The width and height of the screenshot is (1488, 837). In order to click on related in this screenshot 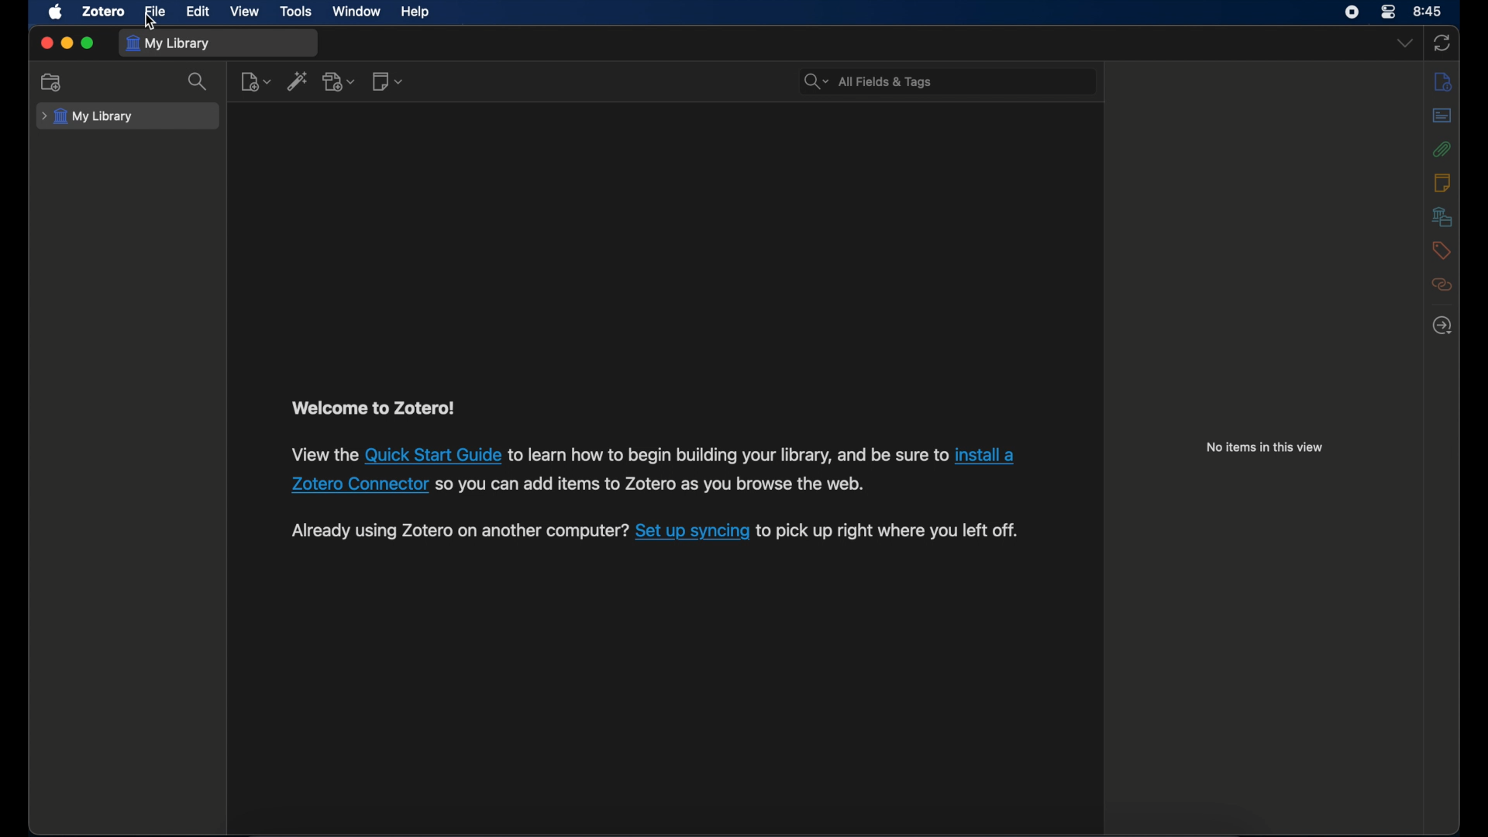, I will do `click(1441, 285)`.